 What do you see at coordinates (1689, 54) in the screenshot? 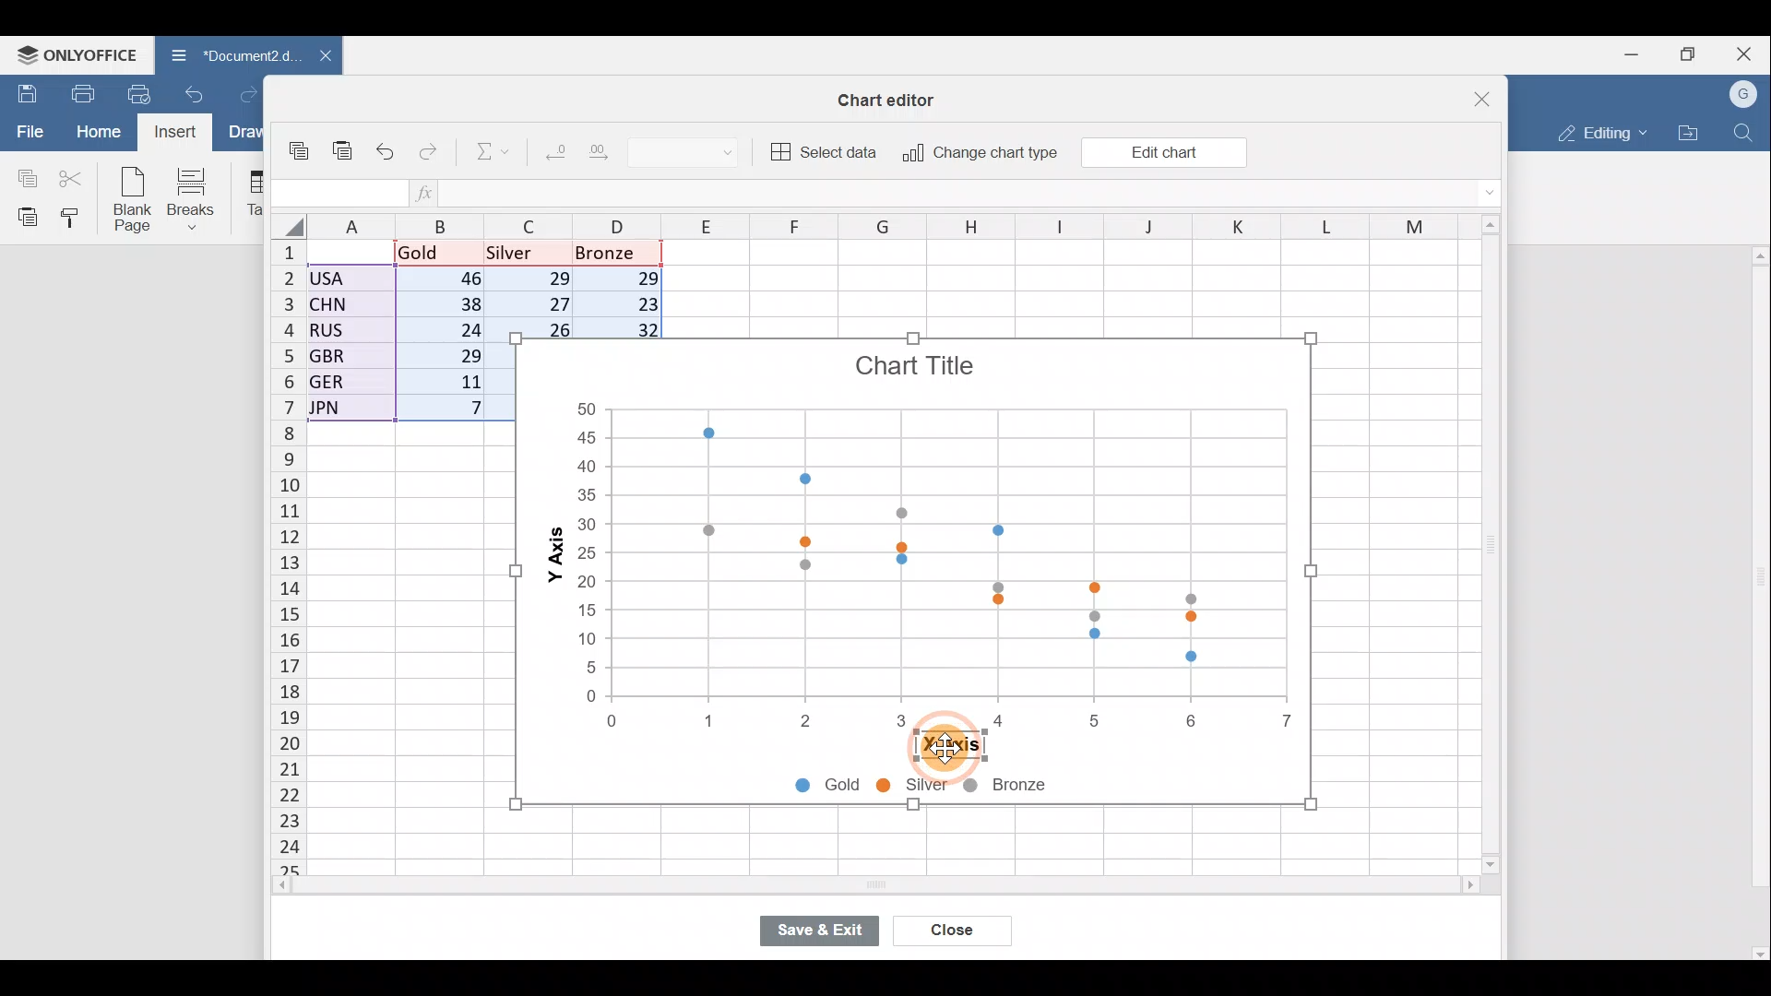
I see `Maximize` at bounding box center [1689, 54].